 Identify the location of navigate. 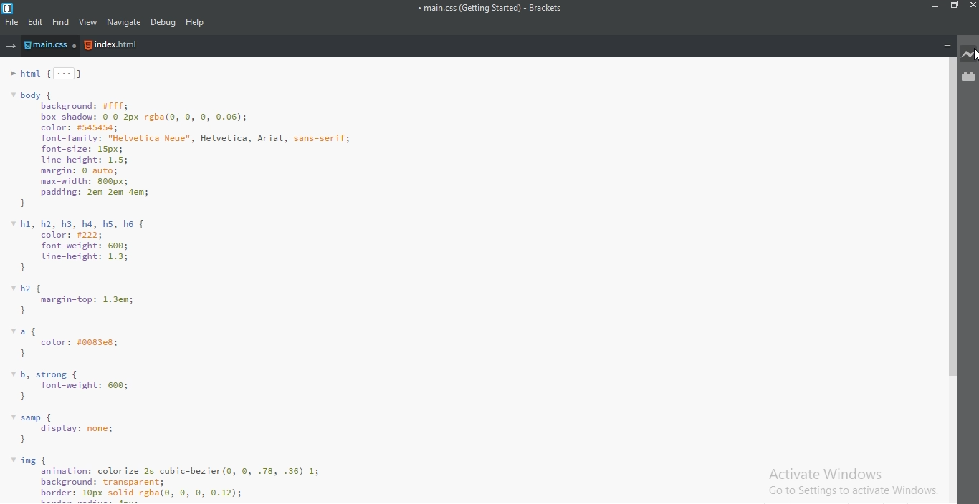
(123, 22).